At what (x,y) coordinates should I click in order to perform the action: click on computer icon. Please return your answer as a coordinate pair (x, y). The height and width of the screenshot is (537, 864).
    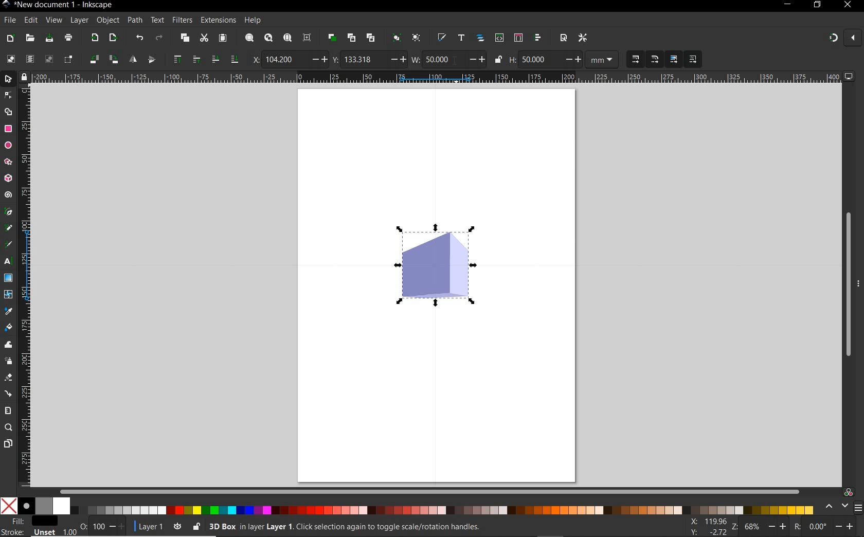
    Looking at the image, I should click on (850, 77).